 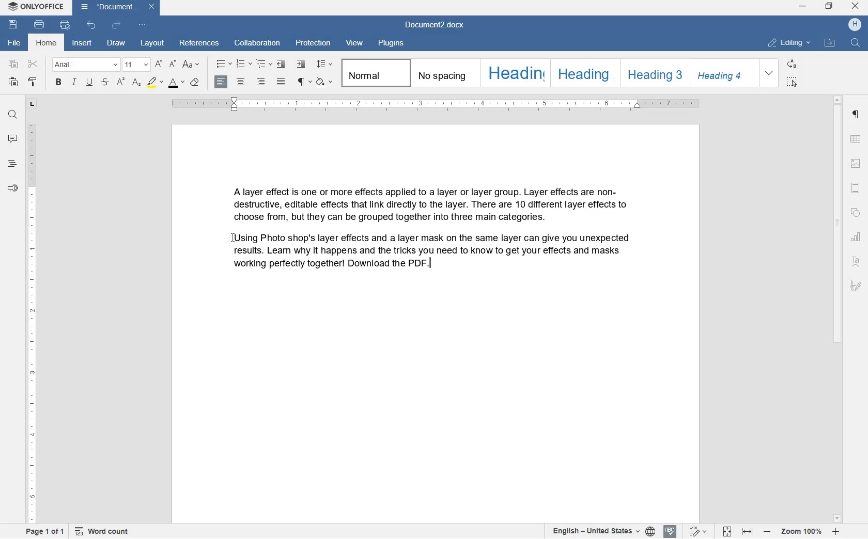 What do you see at coordinates (603, 532) in the screenshot?
I see `SELECT TEXT OR DOCUMENT LANGUAGE` at bounding box center [603, 532].